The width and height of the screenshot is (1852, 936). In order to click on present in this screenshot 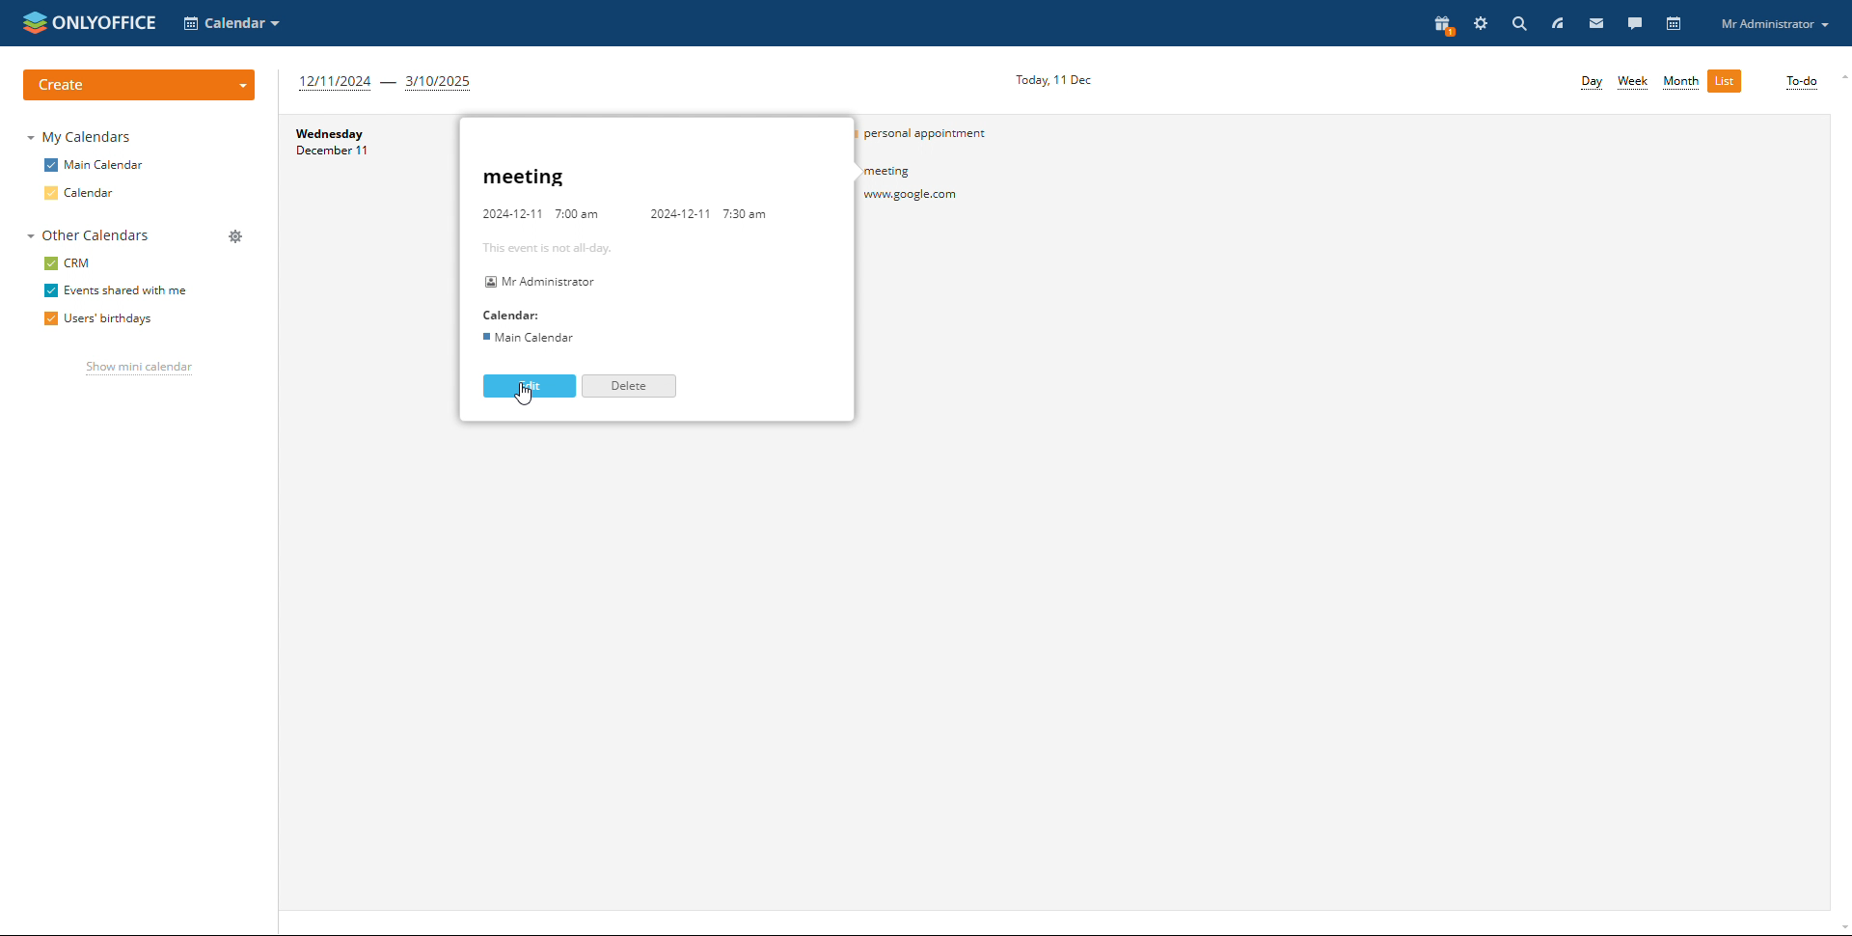, I will do `click(1441, 26)`.